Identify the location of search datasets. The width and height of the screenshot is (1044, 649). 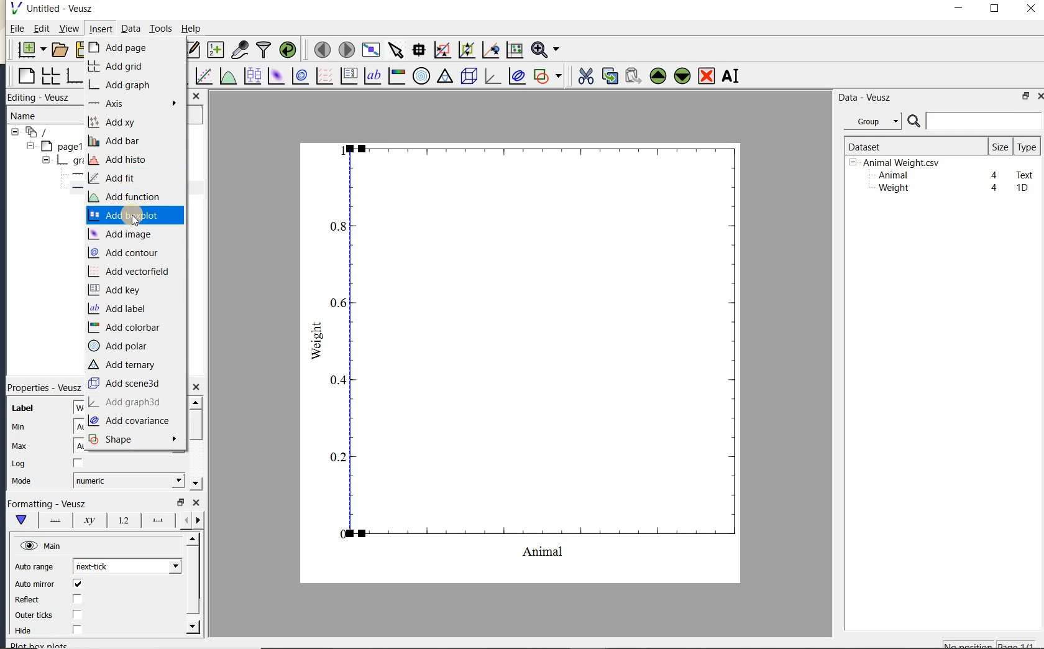
(974, 121).